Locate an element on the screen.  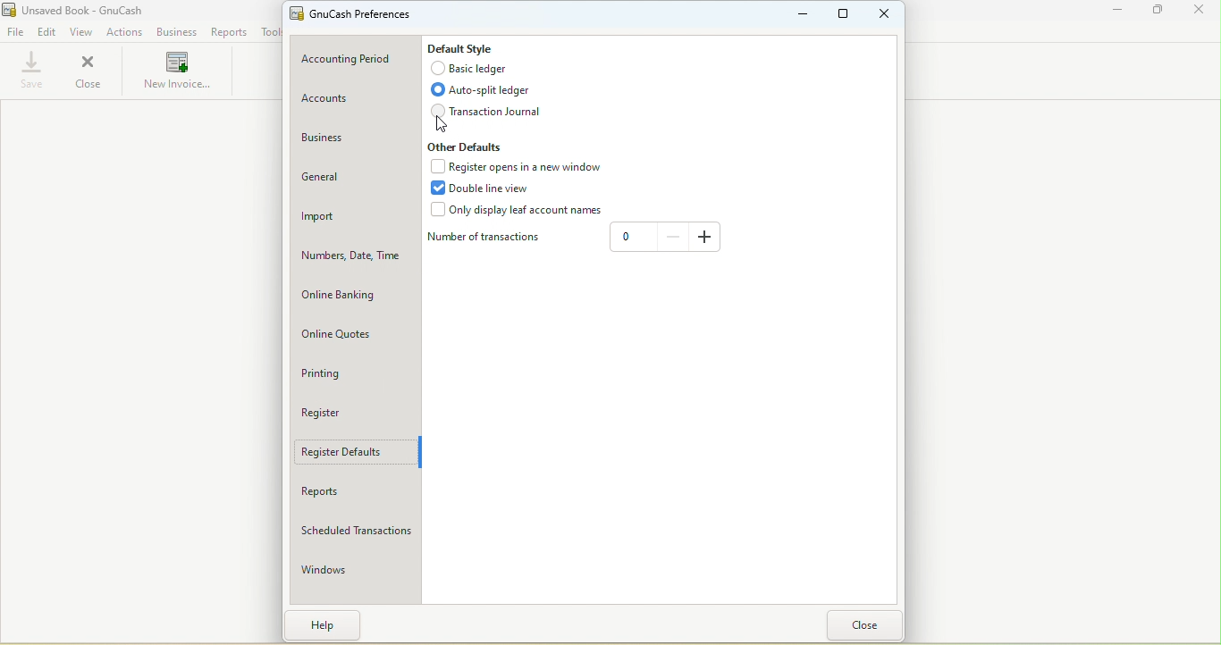
Import is located at coordinates (350, 219).